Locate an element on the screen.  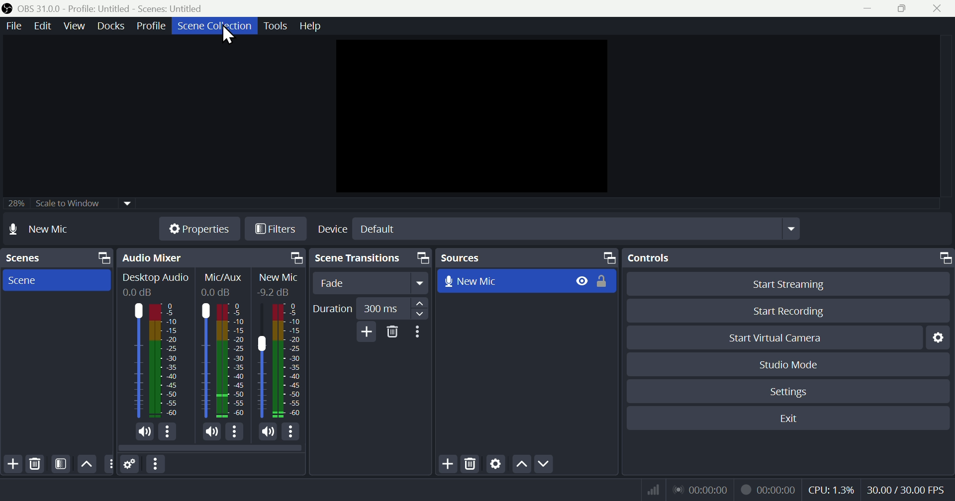
Frame Per Second is located at coordinates (906, 490).